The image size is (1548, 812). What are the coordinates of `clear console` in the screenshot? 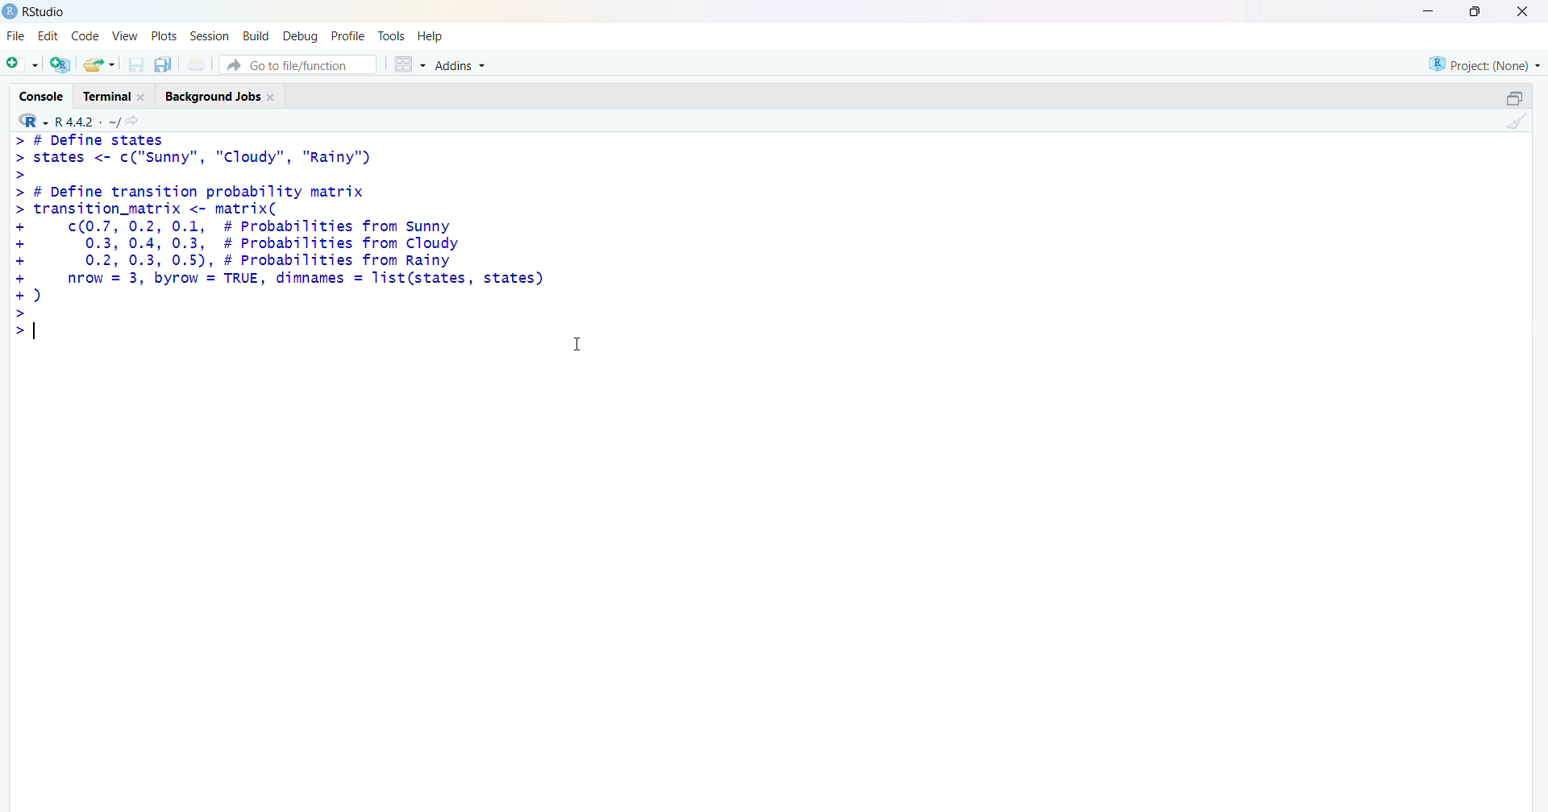 It's located at (1517, 122).